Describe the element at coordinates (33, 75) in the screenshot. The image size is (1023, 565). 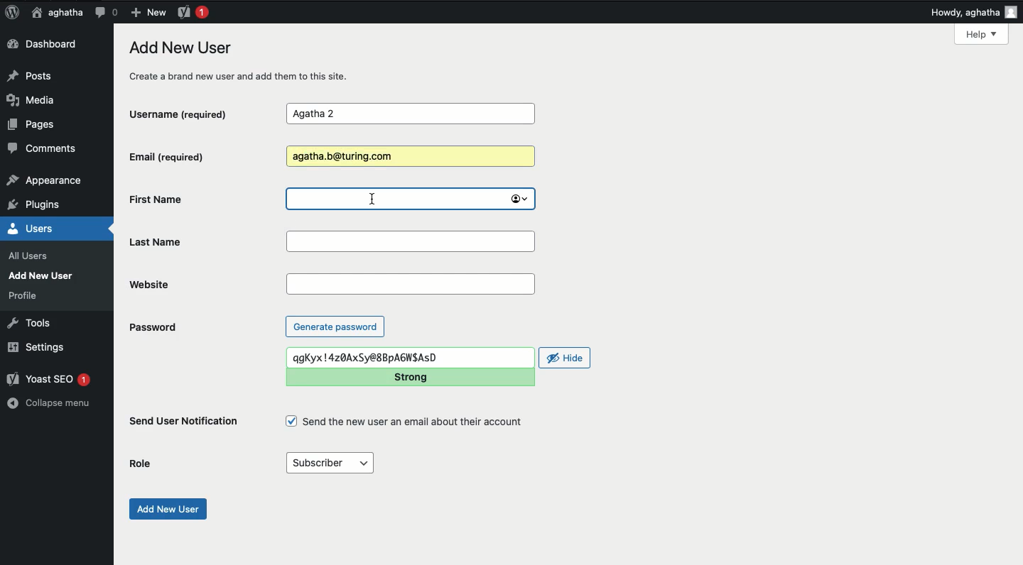
I see `Posts` at that location.